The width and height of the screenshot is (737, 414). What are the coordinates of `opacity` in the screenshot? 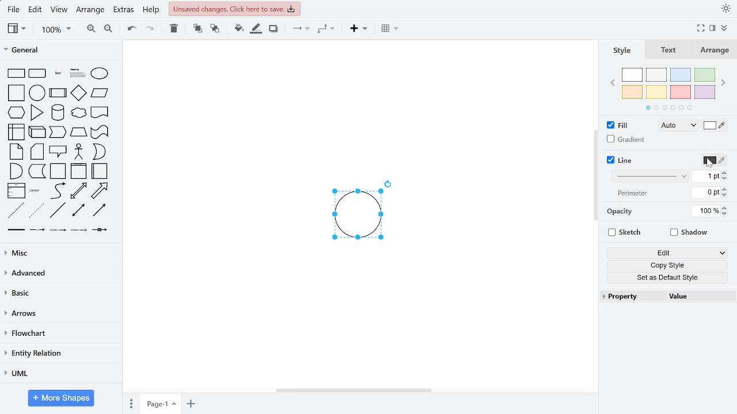 It's located at (620, 211).